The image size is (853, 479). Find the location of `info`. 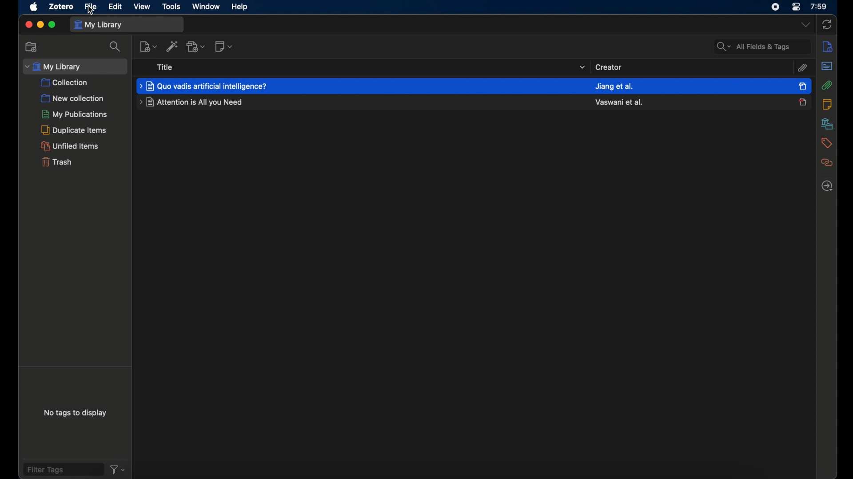

info is located at coordinates (826, 47).